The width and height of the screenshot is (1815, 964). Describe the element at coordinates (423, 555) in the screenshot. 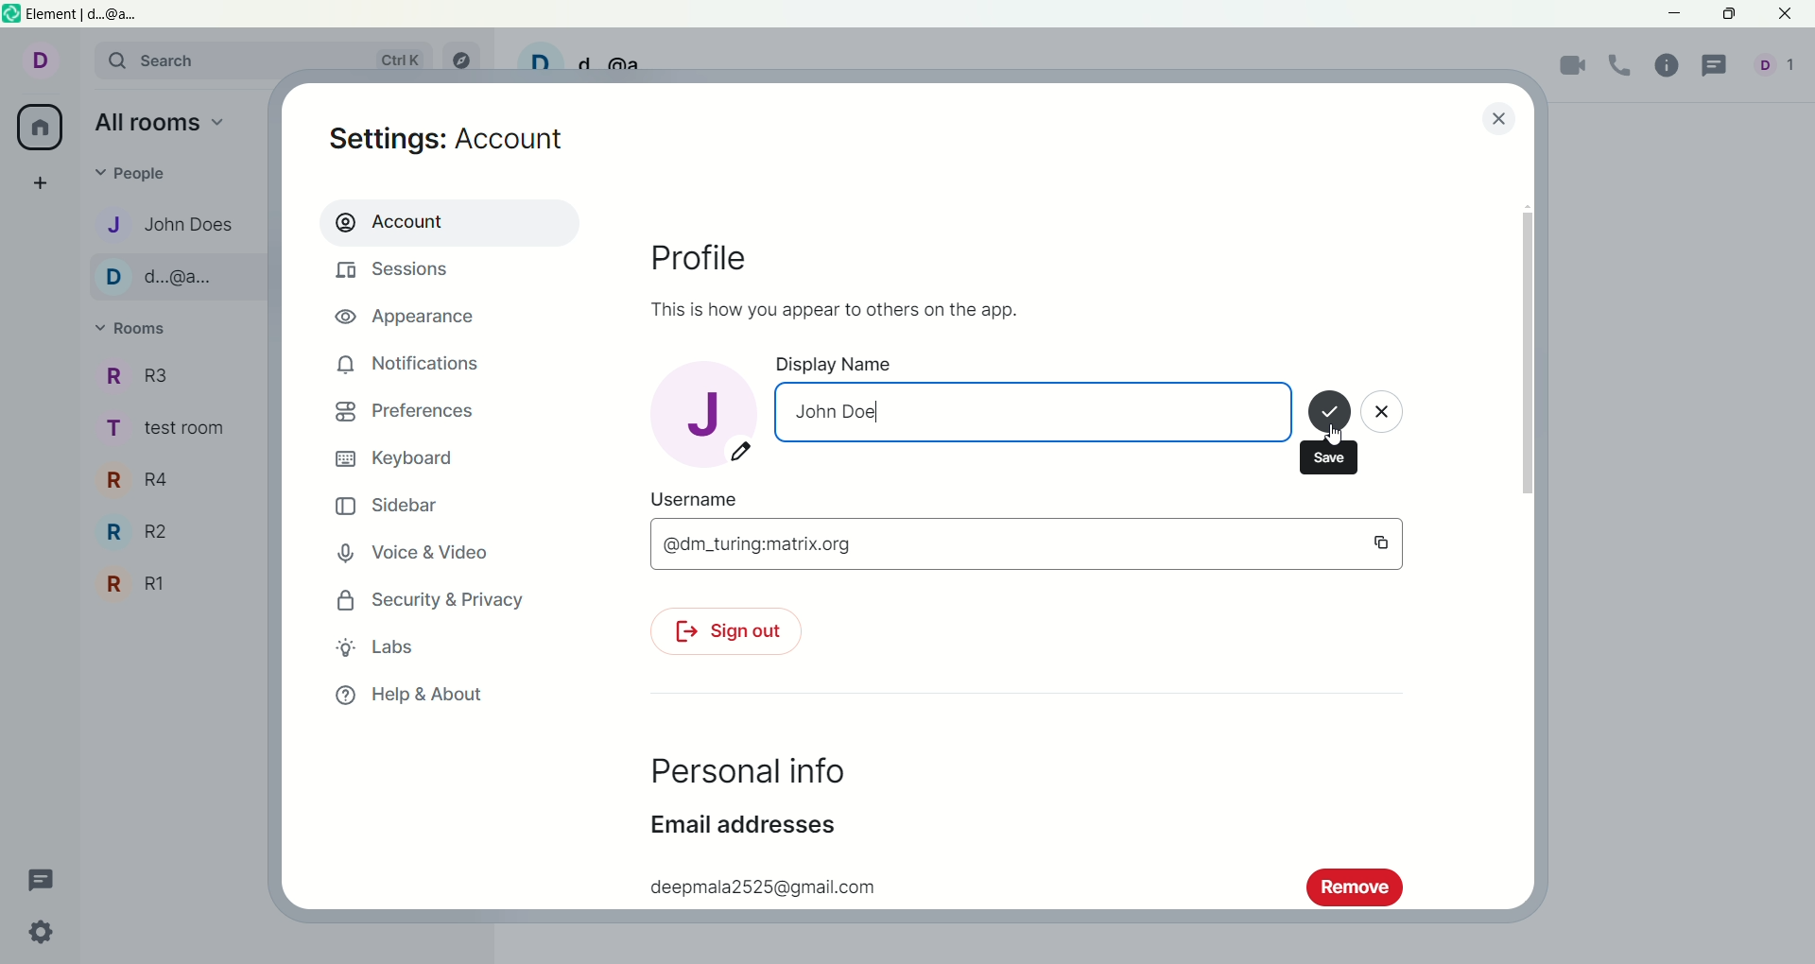

I see `voice and video` at that location.